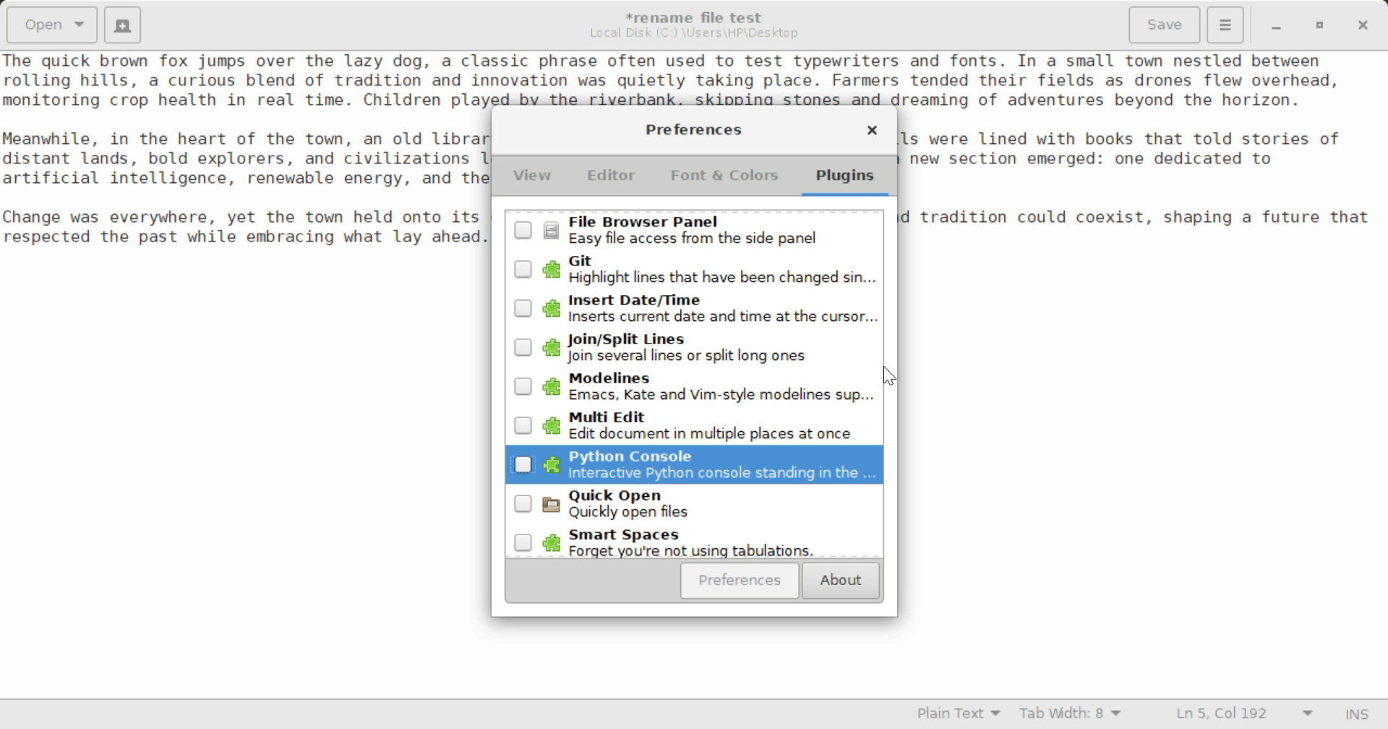  What do you see at coordinates (614, 179) in the screenshot?
I see `Editor Tab` at bounding box center [614, 179].